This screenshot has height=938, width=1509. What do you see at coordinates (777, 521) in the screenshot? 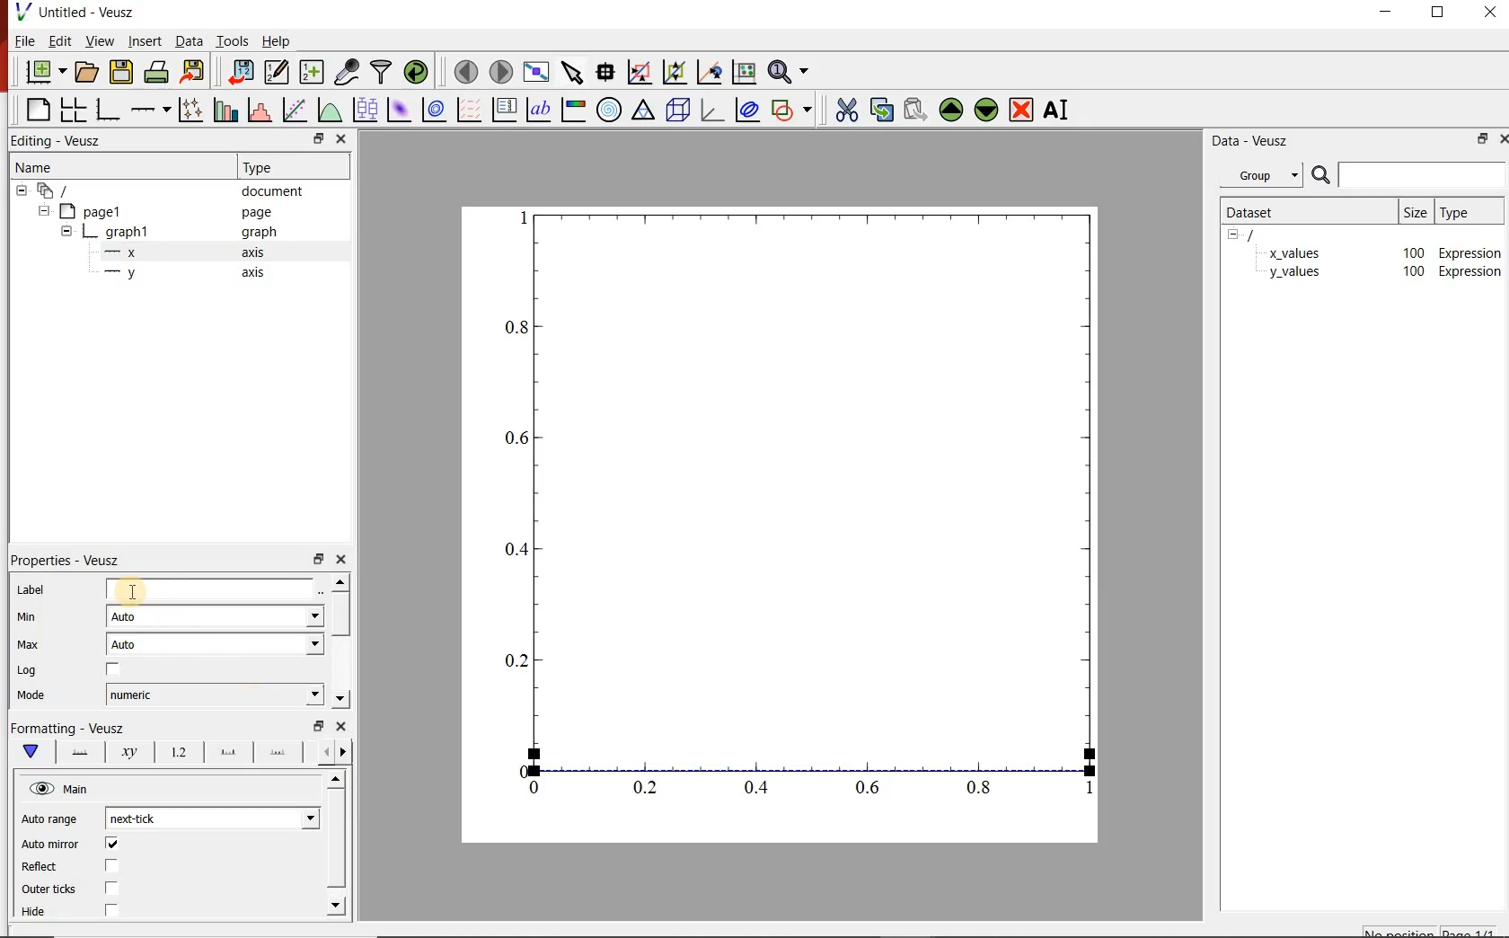
I see `graph` at bounding box center [777, 521].